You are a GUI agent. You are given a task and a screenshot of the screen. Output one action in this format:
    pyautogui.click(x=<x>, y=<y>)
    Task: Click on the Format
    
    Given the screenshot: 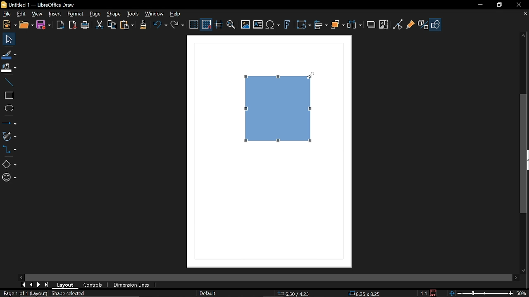 What is the action you would take?
    pyautogui.click(x=75, y=14)
    